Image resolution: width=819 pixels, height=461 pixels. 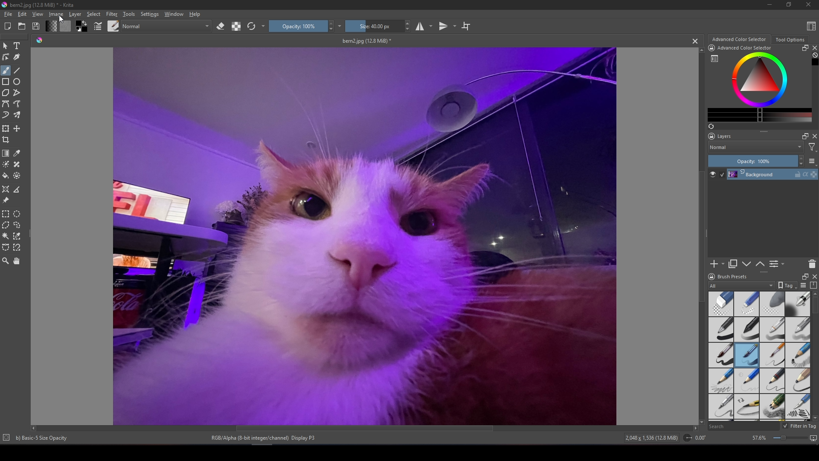 What do you see at coordinates (174, 15) in the screenshot?
I see `Window` at bounding box center [174, 15].